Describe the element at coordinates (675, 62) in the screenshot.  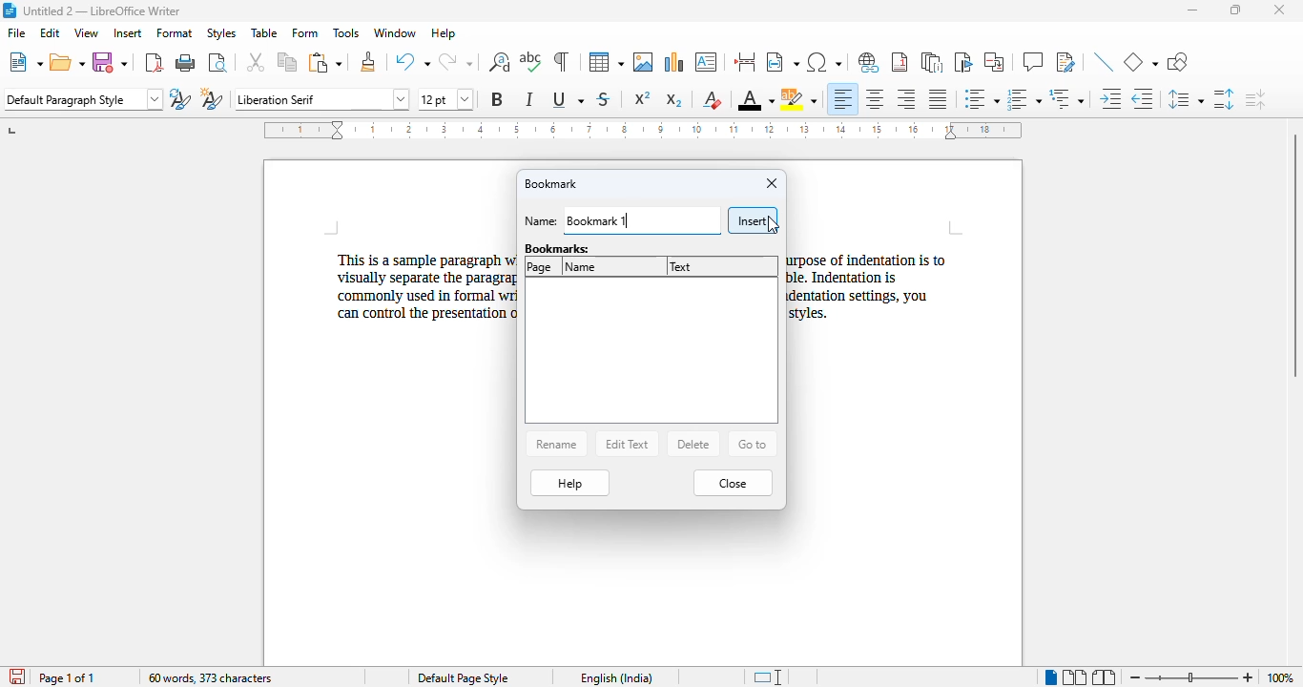
I see `insert chart` at that location.